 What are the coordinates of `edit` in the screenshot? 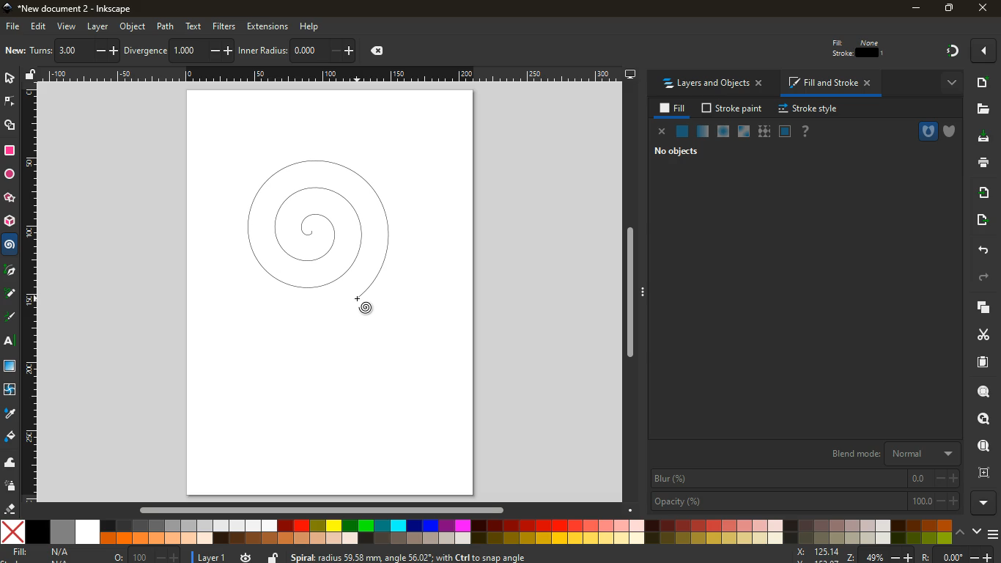 It's located at (38, 28).